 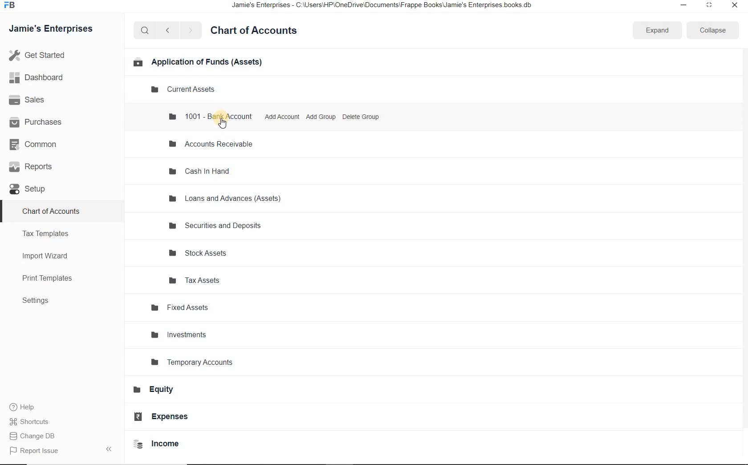 I want to click on Delete Group, so click(x=361, y=116).